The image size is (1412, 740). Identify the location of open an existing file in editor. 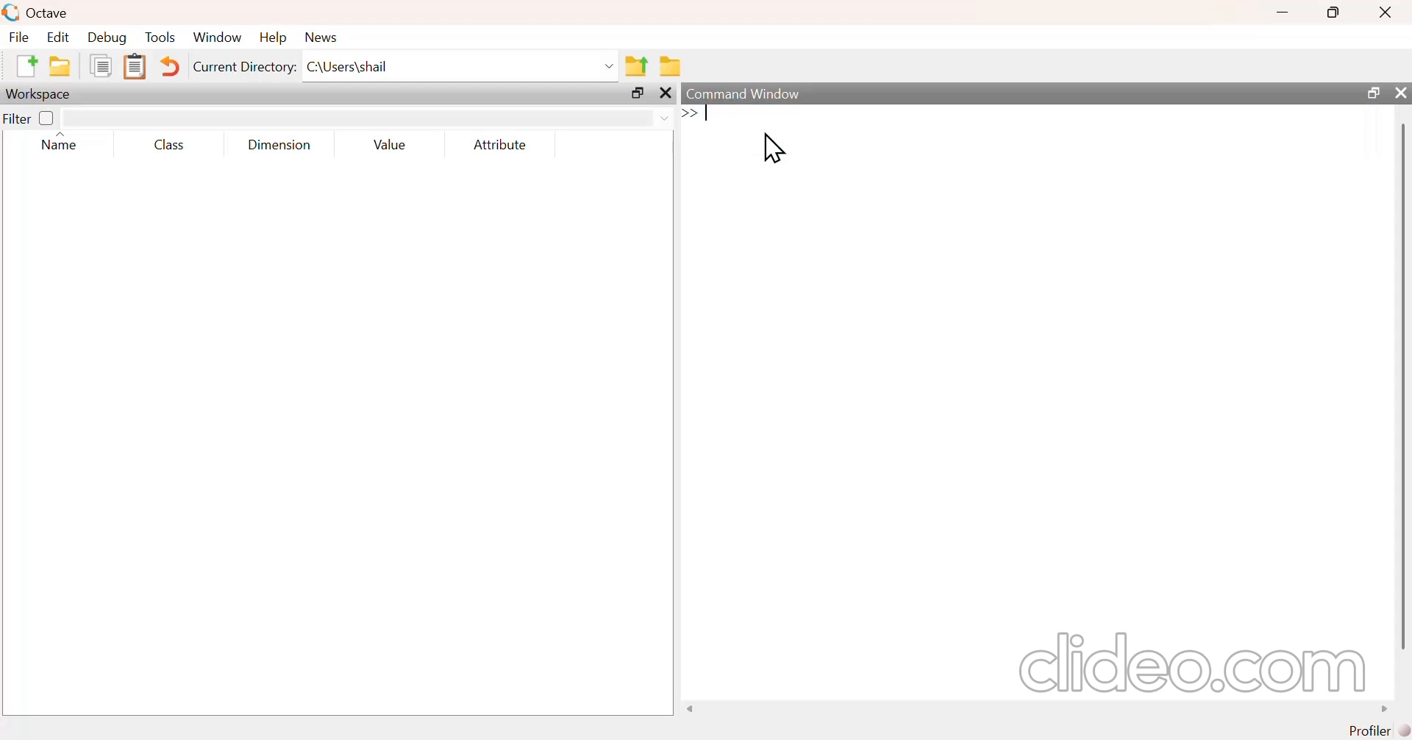
(60, 66).